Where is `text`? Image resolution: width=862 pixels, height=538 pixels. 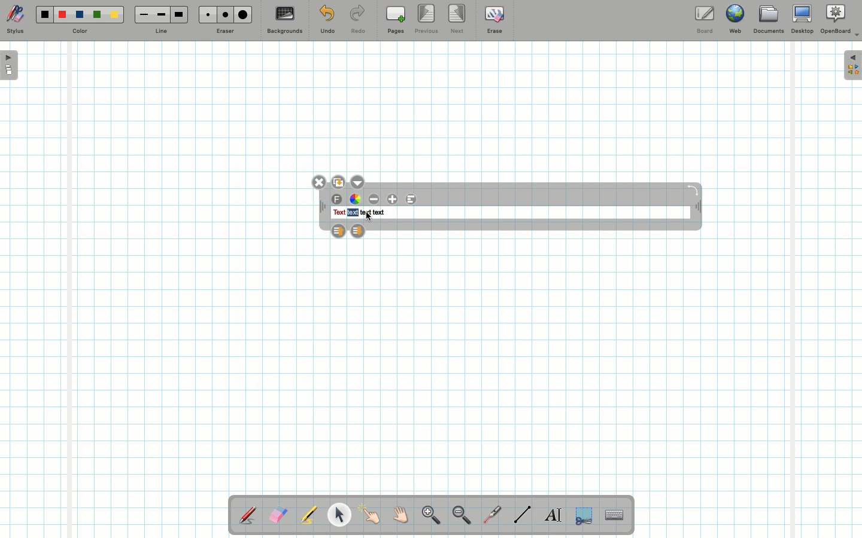 text is located at coordinates (366, 213).